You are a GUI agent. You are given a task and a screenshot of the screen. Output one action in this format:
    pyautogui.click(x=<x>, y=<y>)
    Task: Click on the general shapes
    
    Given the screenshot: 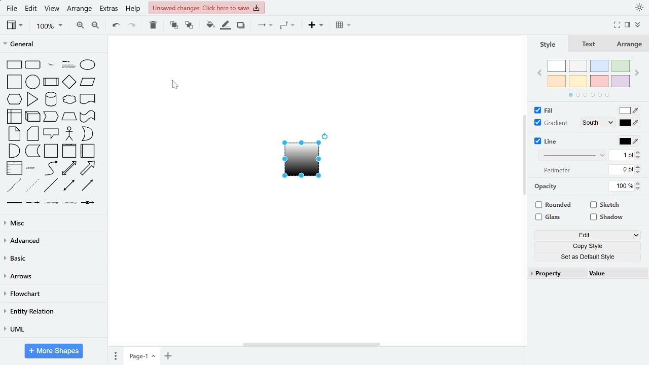 What is the action you would take?
    pyautogui.click(x=69, y=168)
    